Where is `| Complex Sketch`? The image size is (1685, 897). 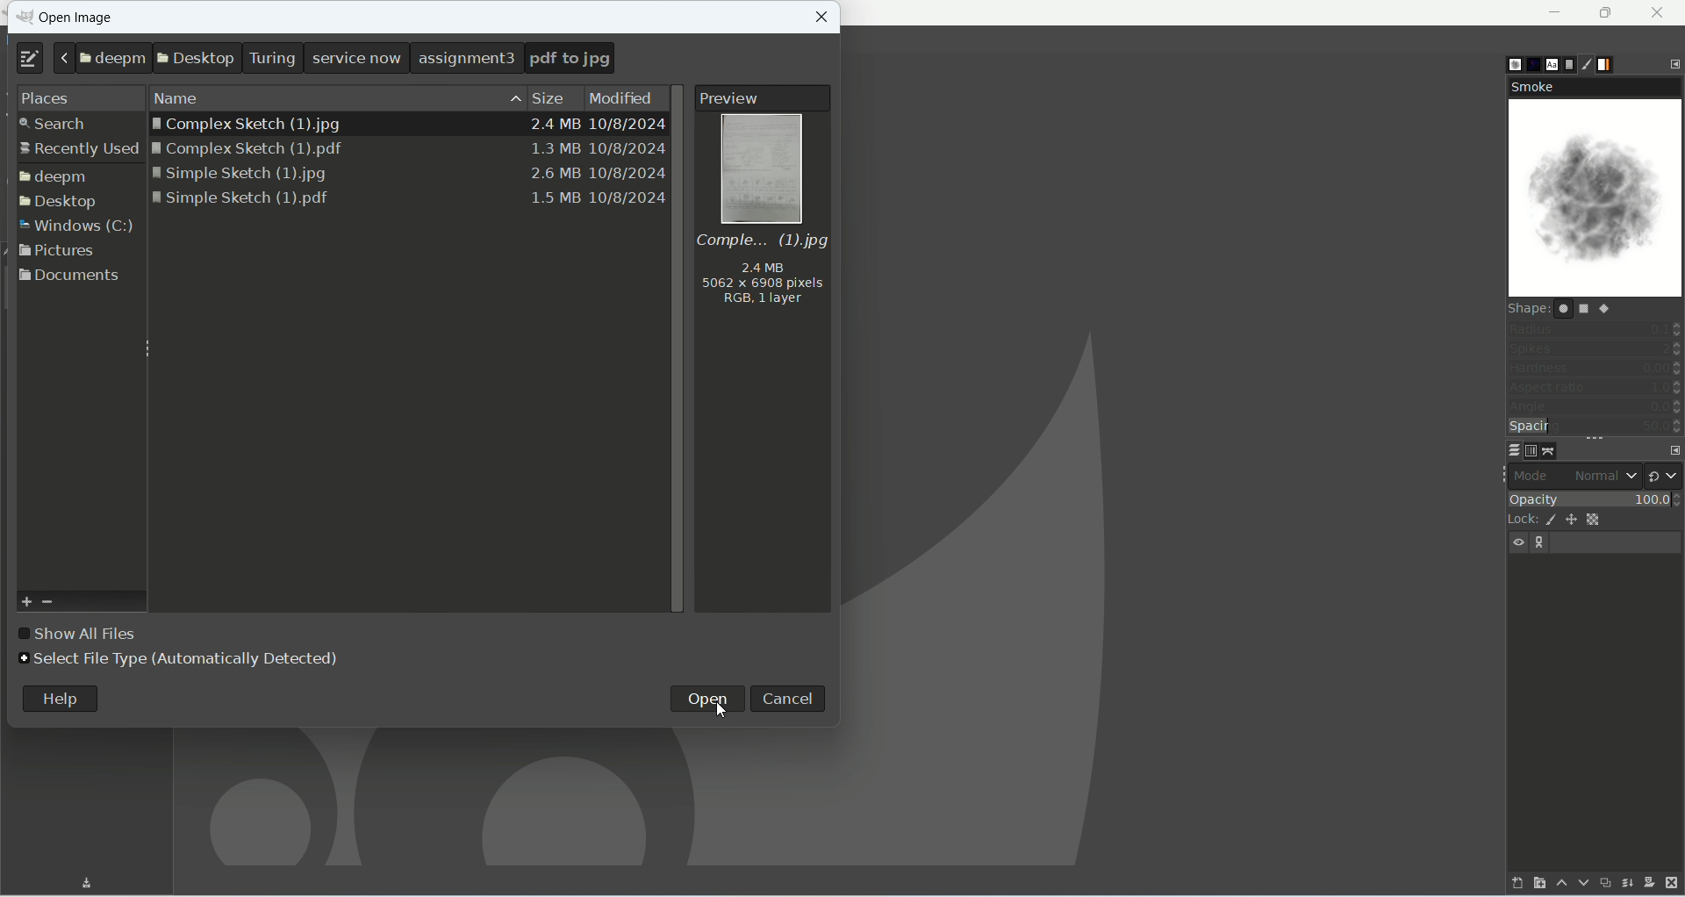 | Complex Sketch is located at coordinates (406, 151).